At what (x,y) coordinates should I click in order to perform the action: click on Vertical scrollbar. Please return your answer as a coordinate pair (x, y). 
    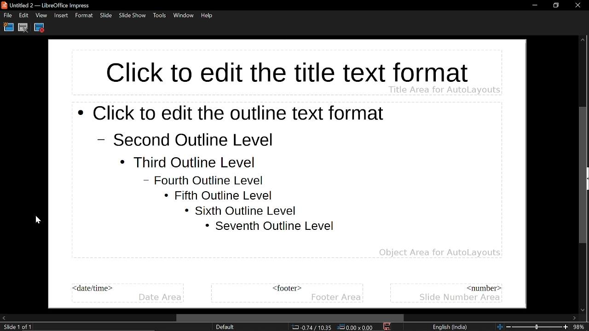
    Looking at the image, I should click on (583, 168).